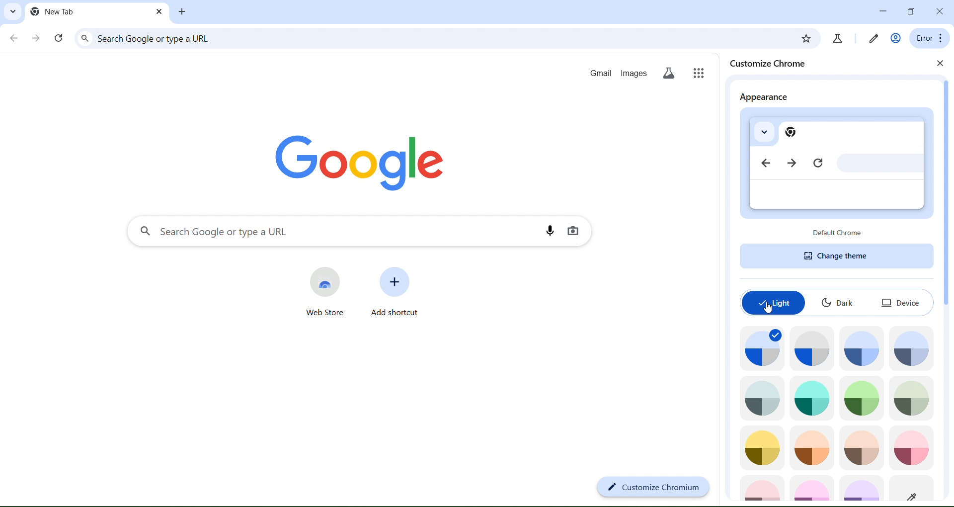 This screenshot has width=954, height=507. What do you see at coordinates (838, 232) in the screenshot?
I see `default chrome` at bounding box center [838, 232].